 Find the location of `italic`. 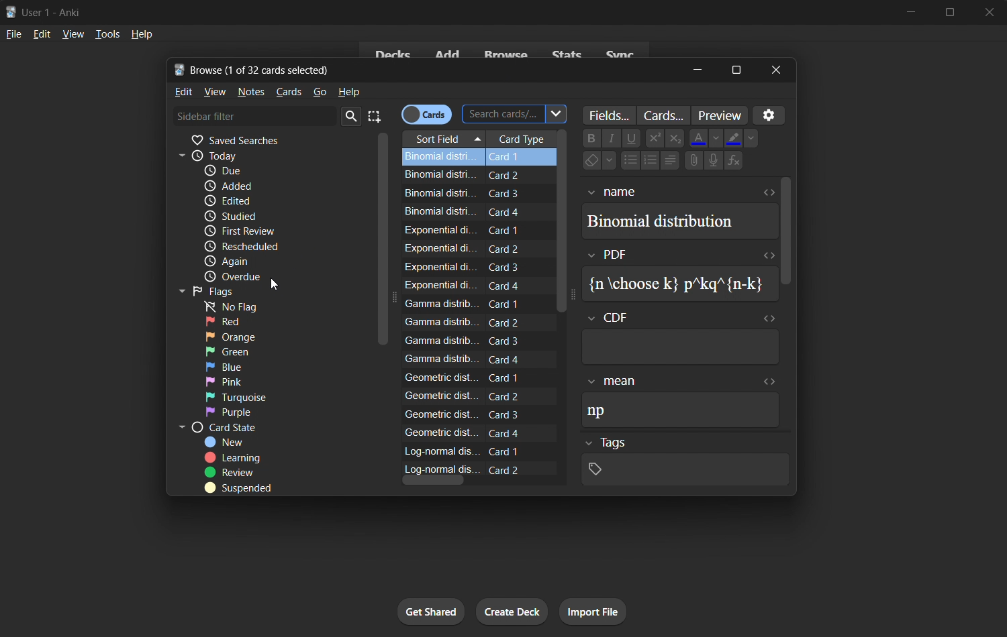

italic is located at coordinates (610, 137).